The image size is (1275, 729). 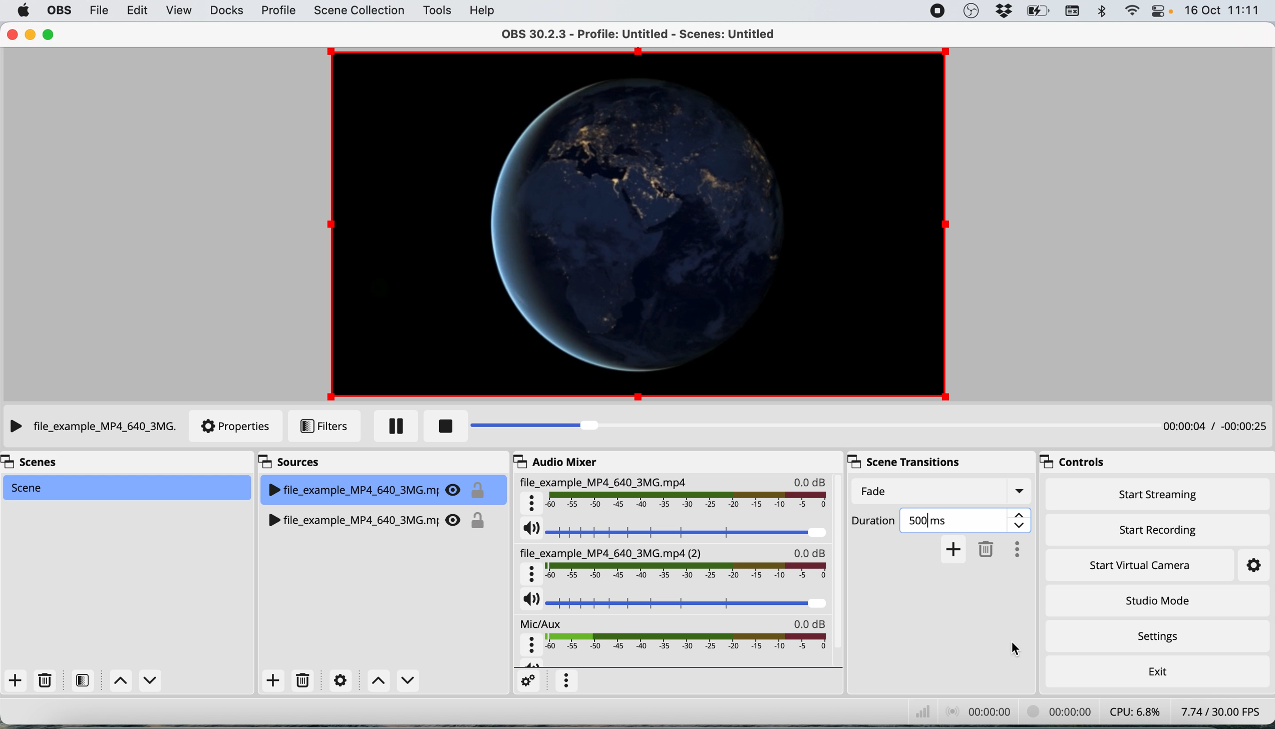 What do you see at coordinates (677, 494) in the screenshot?
I see `current source audio` at bounding box center [677, 494].